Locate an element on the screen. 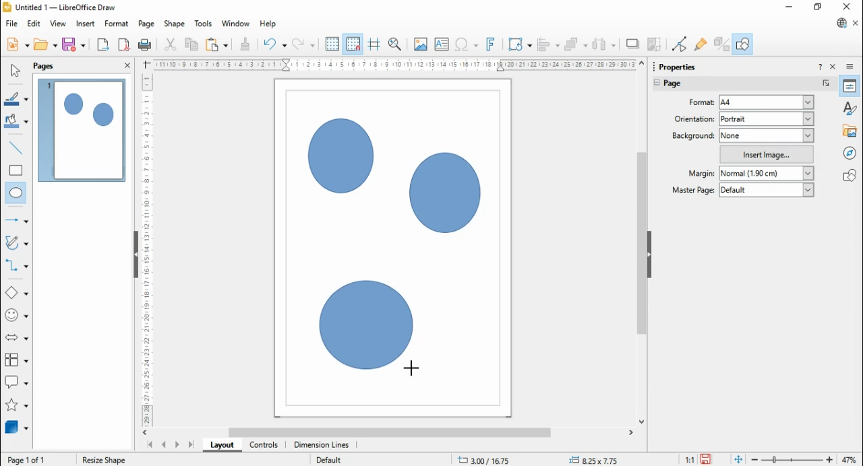 The height and width of the screenshot is (466, 863). layout is located at coordinates (221, 444).